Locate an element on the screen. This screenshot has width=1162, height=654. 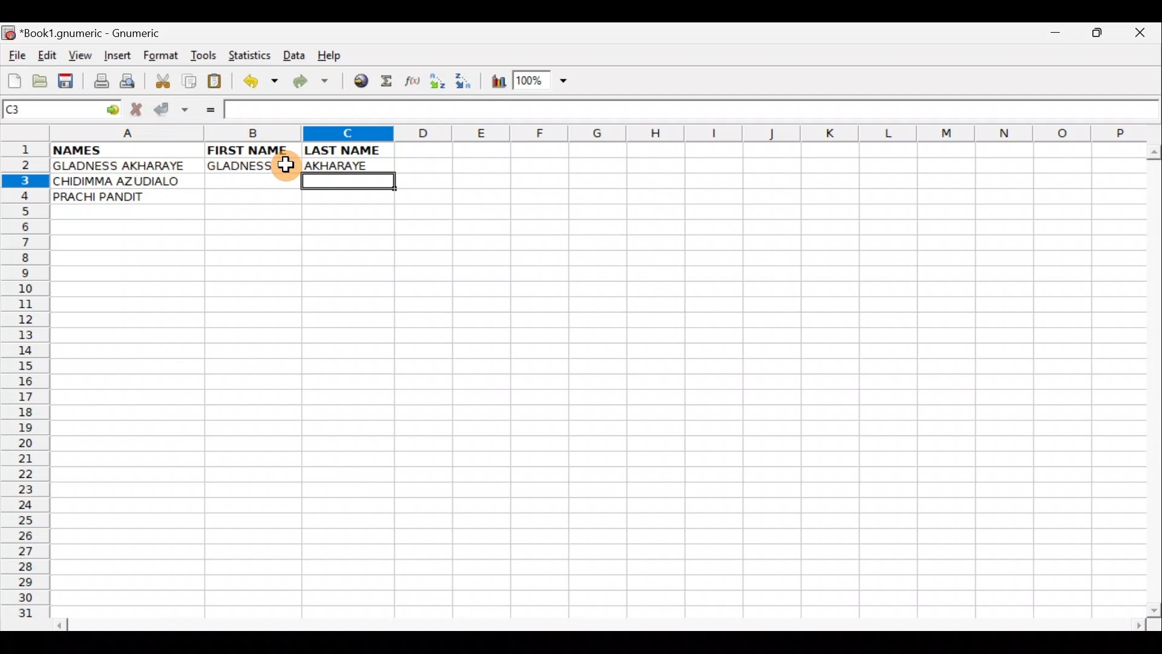
Data is located at coordinates (294, 54).